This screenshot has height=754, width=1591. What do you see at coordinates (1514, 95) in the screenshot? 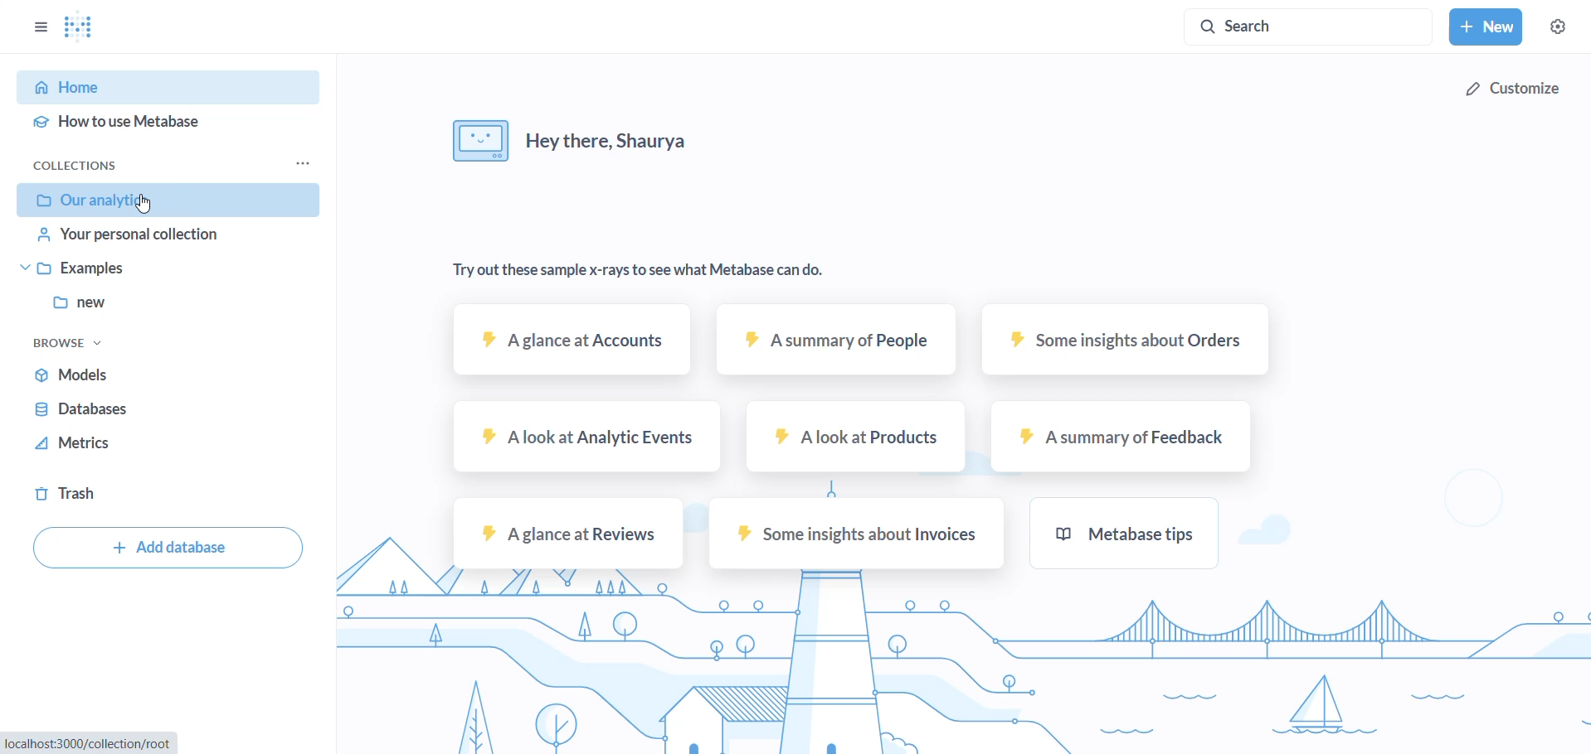
I see `customize` at bounding box center [1514, 95].